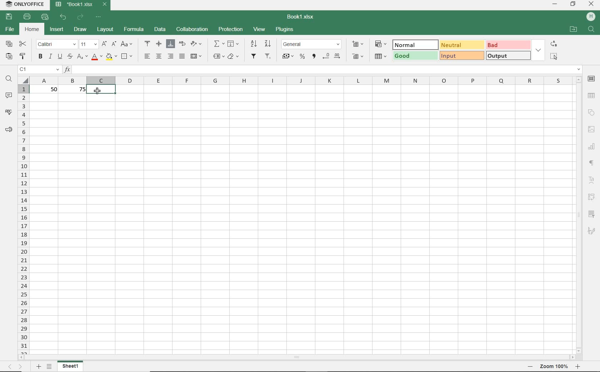  Describe the element at coordinates (332, 56) in the screenshot. I see `decrease/increase decimal` at that location.